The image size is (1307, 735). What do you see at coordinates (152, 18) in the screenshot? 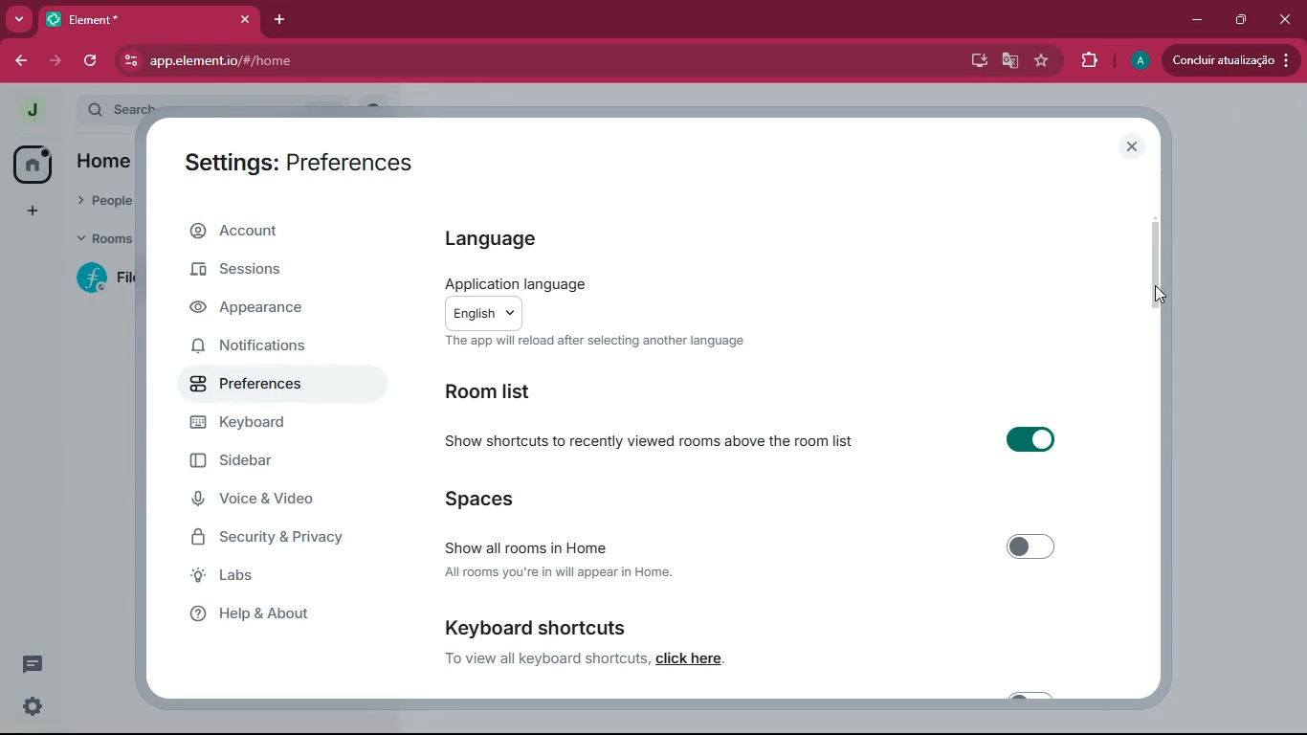
I see `element` at bounding box center [152, 18].